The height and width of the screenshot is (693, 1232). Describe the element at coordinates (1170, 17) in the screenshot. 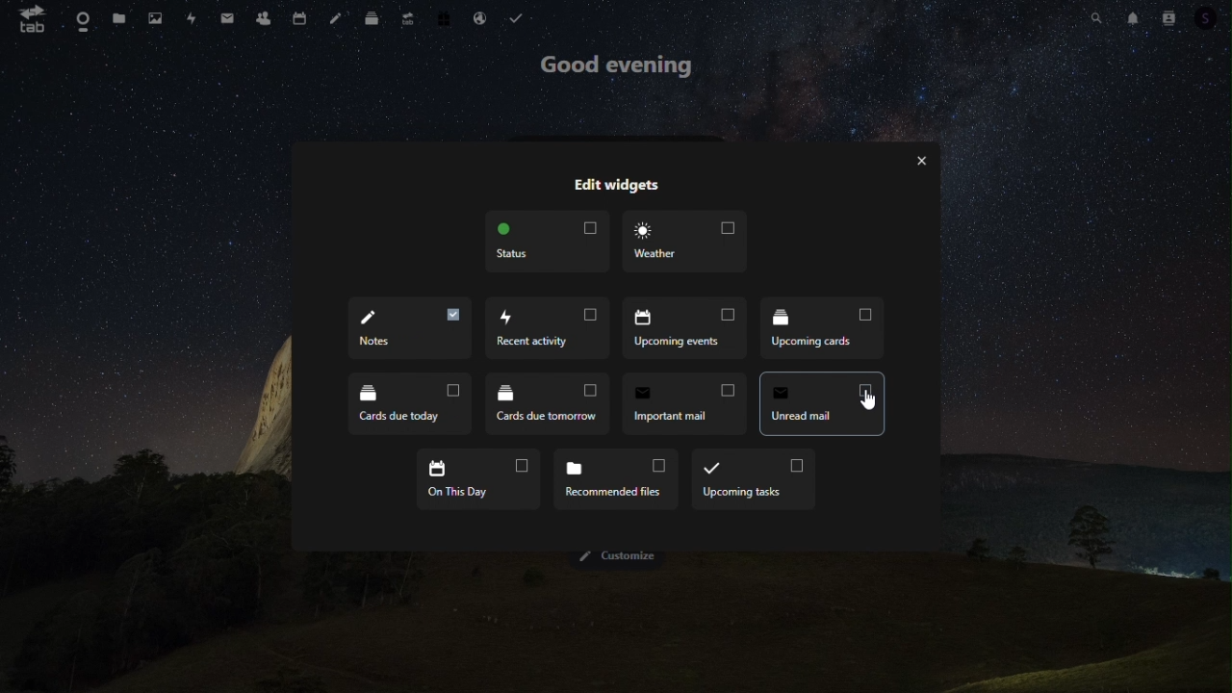

I see `Contacts` at that location.